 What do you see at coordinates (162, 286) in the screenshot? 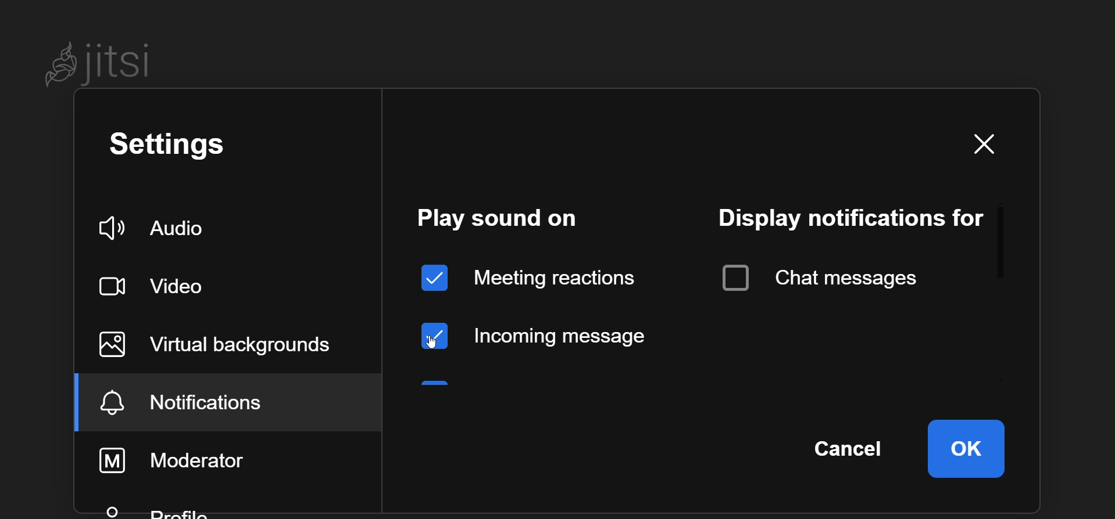
I see `video` at bounding box center [162, 286].